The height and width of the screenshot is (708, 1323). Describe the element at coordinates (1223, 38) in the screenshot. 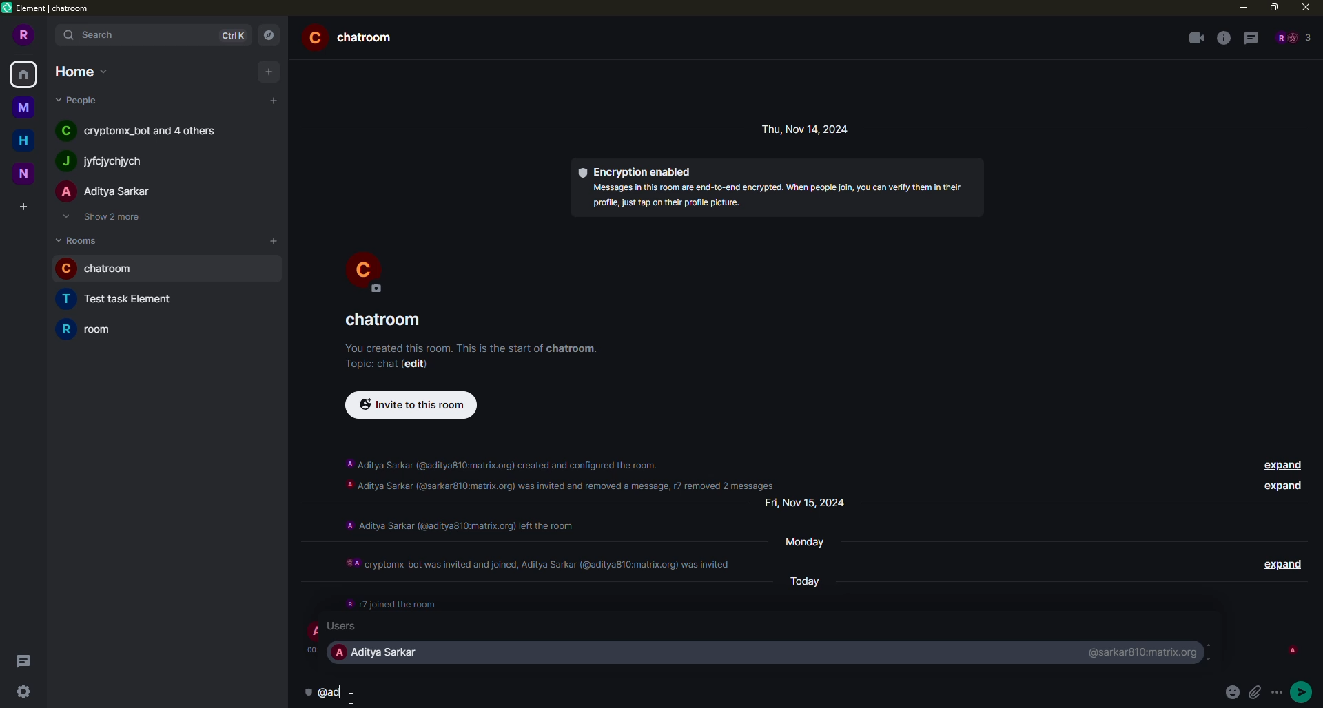

I see `info` at that location.